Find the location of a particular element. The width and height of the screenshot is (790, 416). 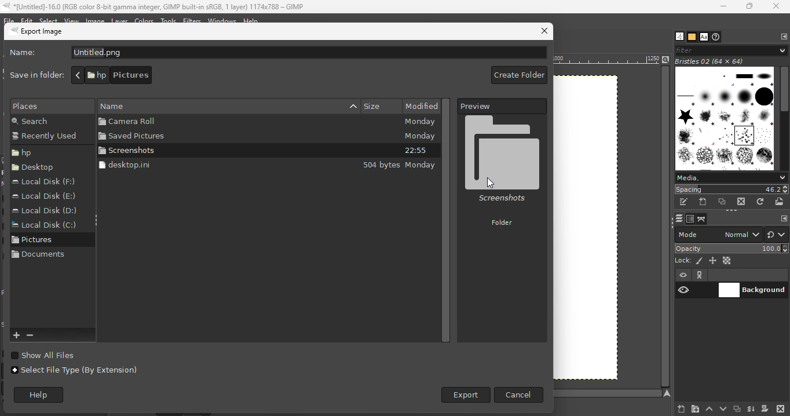

Pictures is located at coordinates (40, 242).